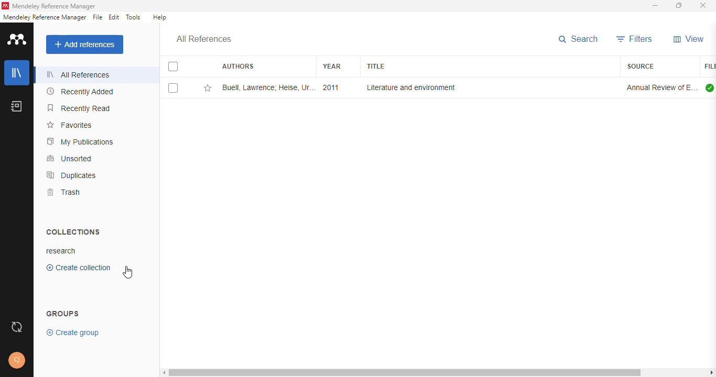 This screenshot has width=716, height=377. What do you see at coordinates (208, 88) in the screenshot?
I see `add this reference to favorites` at bounding box center [208, 88].